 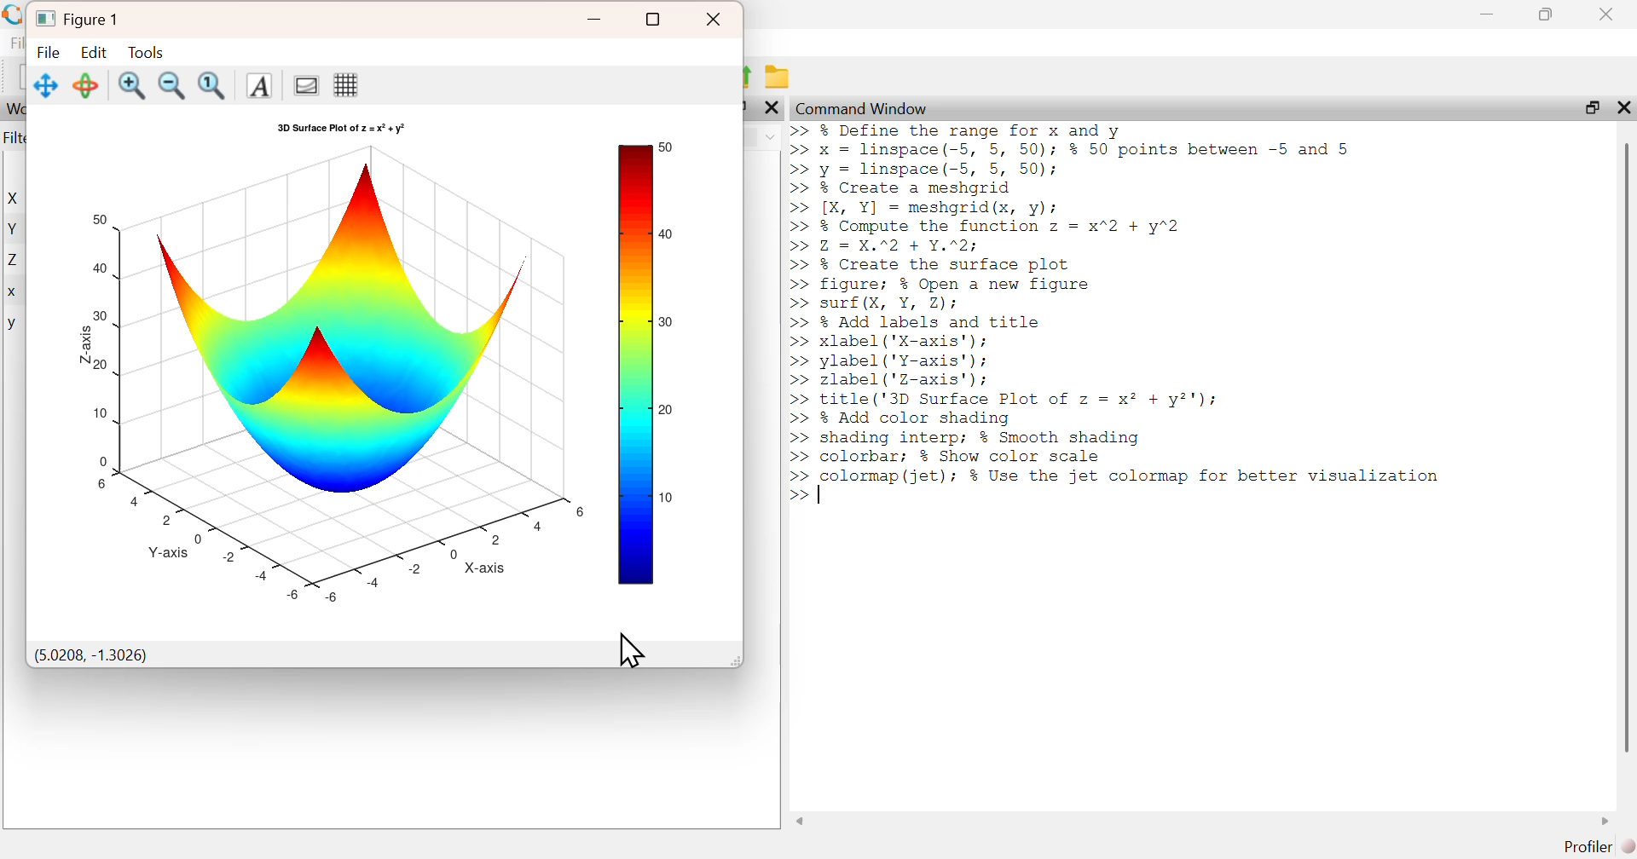 I want to click on scroll left, so click(x=801, y=821).